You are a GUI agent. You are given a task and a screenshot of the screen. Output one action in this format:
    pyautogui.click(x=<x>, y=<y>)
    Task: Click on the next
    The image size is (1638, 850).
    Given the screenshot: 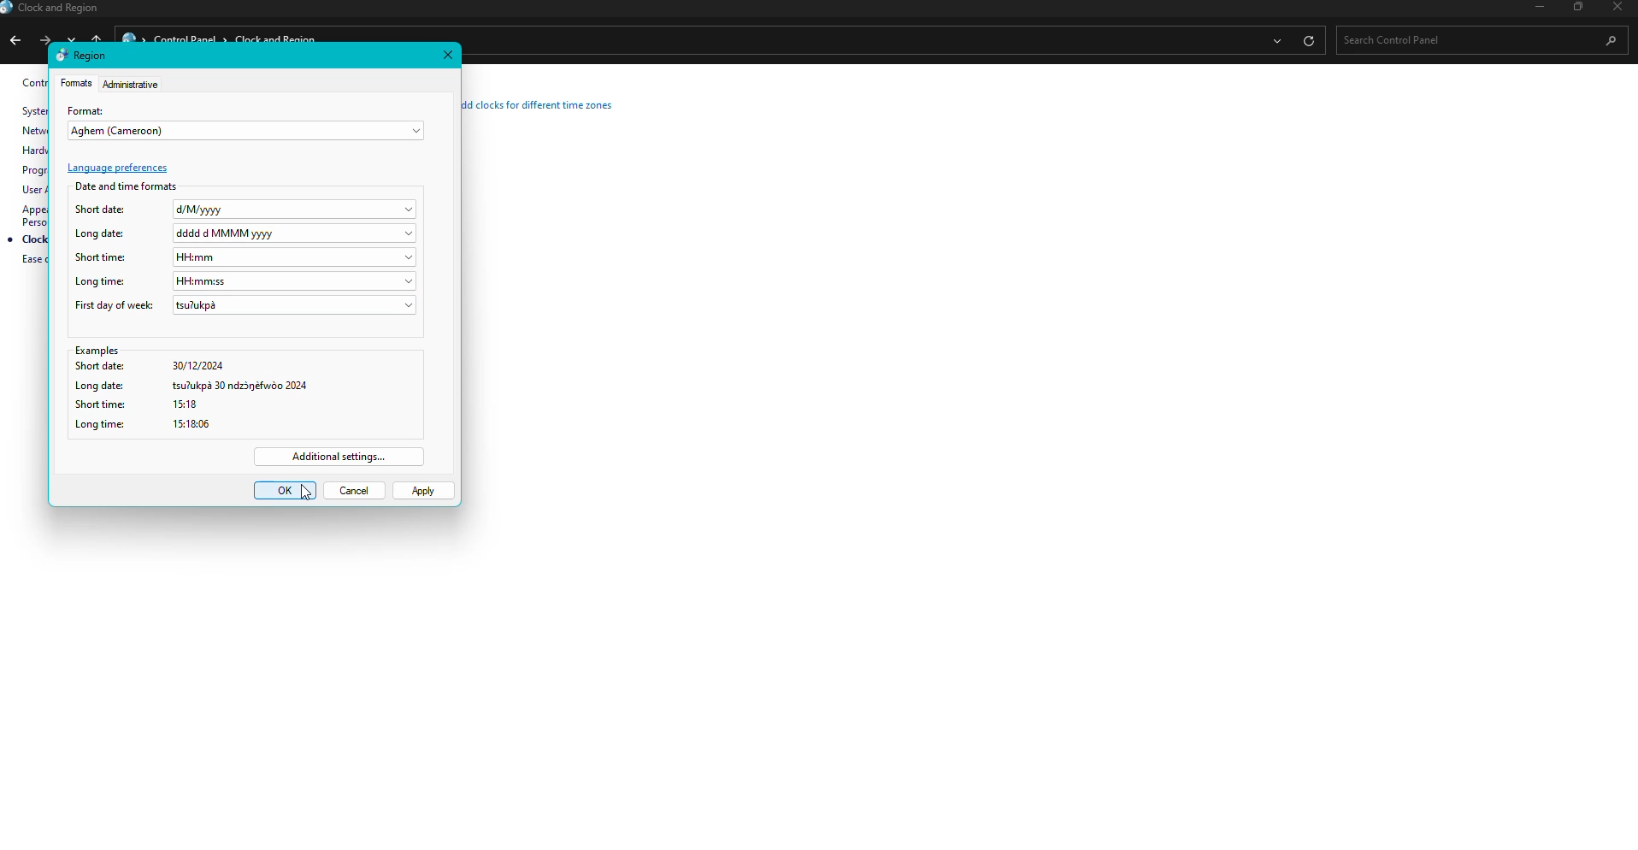 What is the action you would take?
    pyautogui.click(x=44, y=38)
    